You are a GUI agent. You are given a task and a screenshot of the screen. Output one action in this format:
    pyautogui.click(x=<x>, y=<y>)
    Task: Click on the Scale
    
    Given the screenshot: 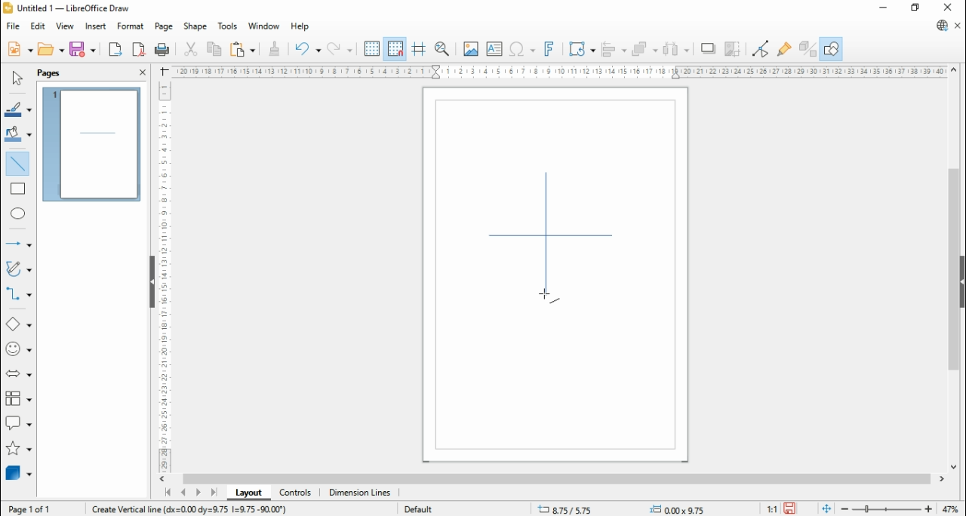 What is the action you would take?
    pyautogui.click(x=557, y=71)
    